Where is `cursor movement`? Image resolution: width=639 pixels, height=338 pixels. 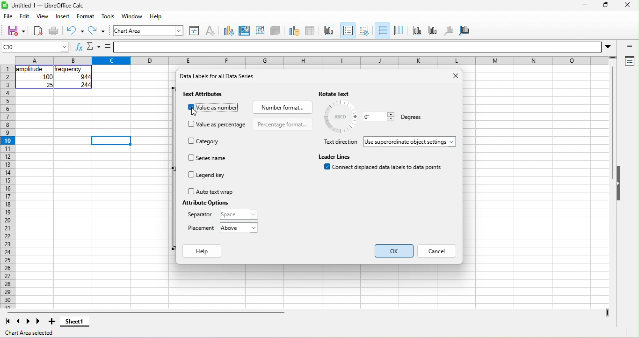 cursor movement is located at coordinates (197, 111).